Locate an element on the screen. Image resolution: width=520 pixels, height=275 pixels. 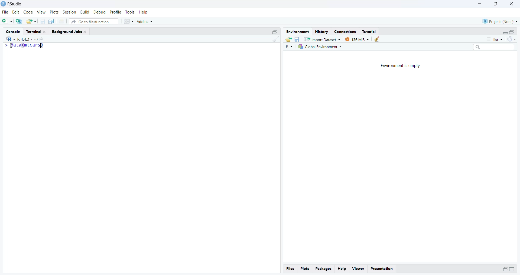
View is located at coordinates (41, 12).